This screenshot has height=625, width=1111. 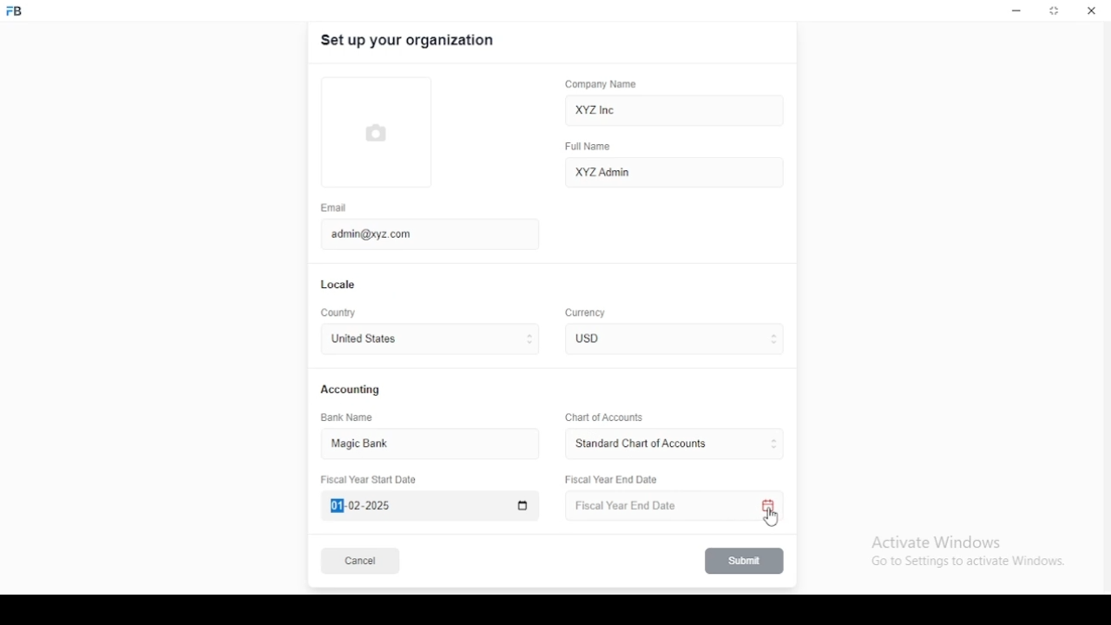 I want to click on Fiscal Year Start Date, so click(x=375, y=480).